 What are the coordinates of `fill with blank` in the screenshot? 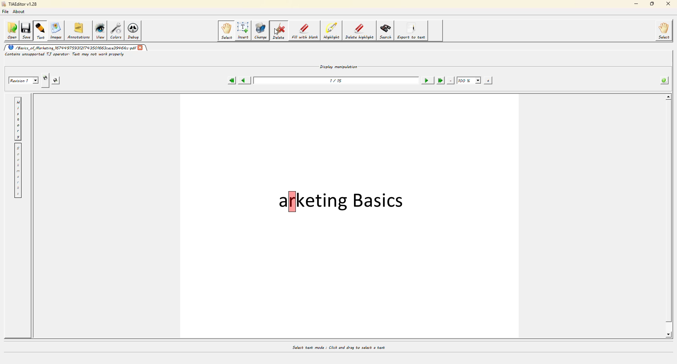 It's located at (305, 31).